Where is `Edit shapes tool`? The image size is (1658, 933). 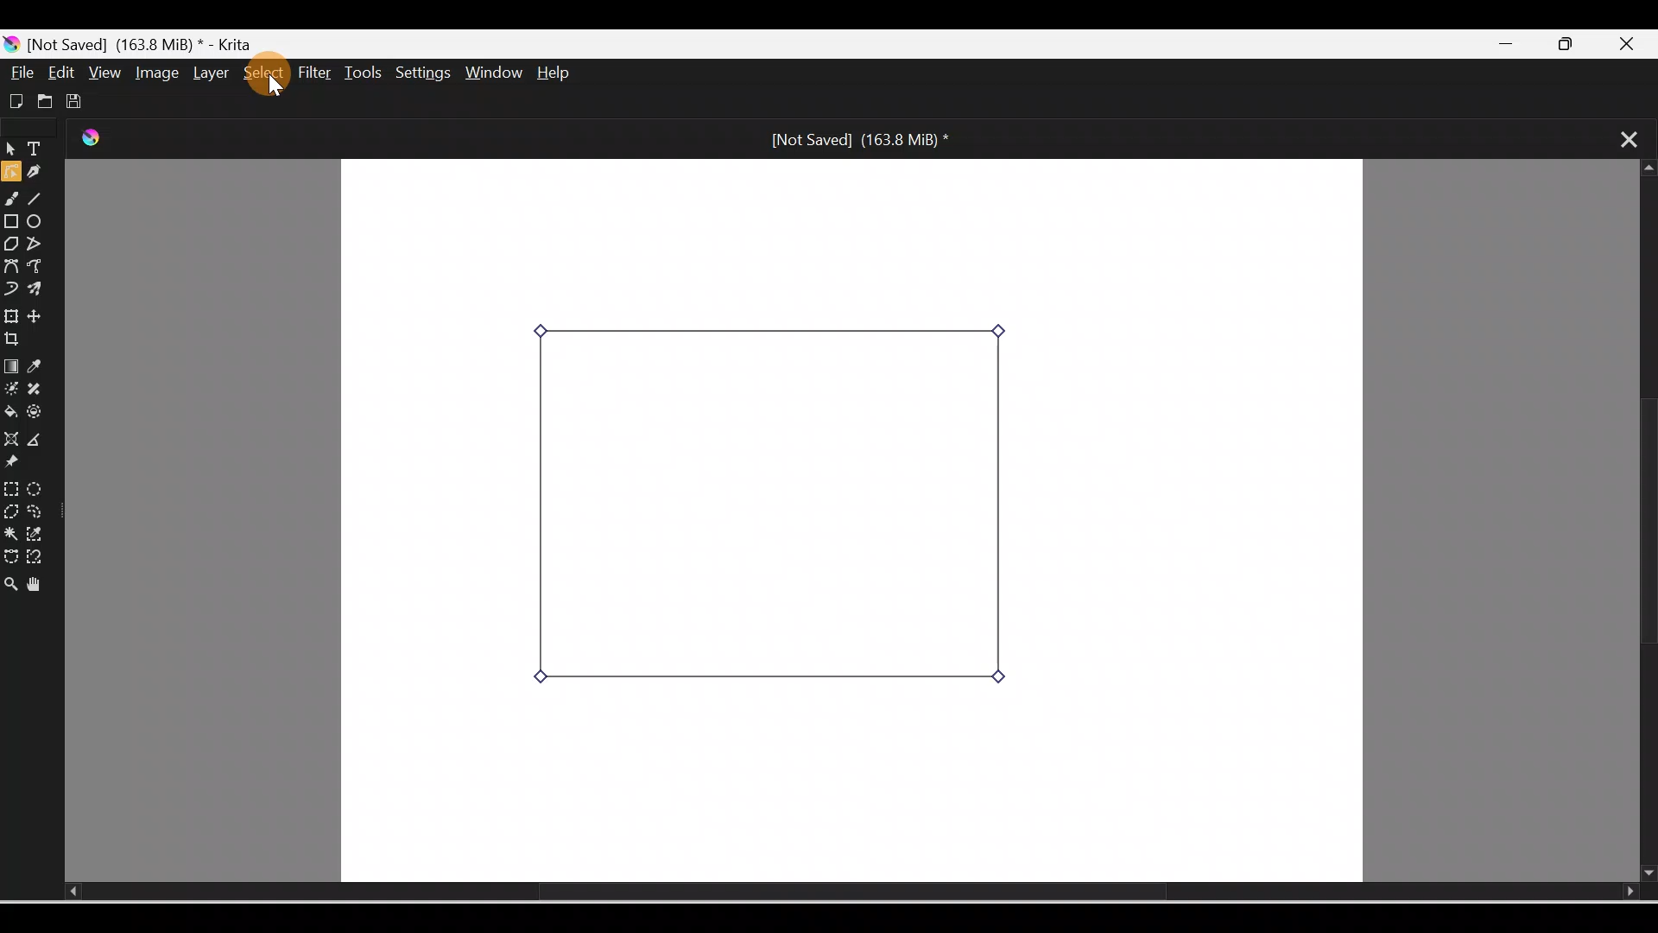
Edit shapes tool is located at coordinates (10, 175).